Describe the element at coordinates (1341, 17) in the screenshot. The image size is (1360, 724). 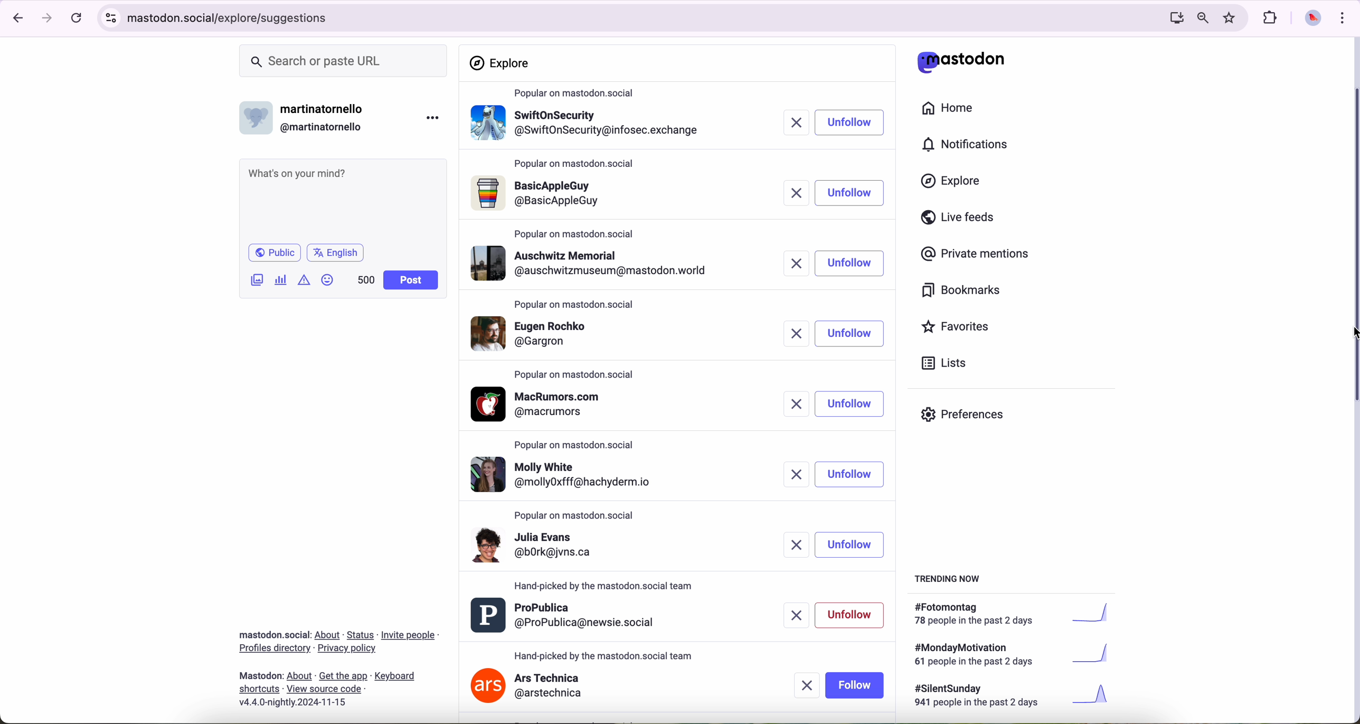
I see `customize and control Google Chrome` at that location.